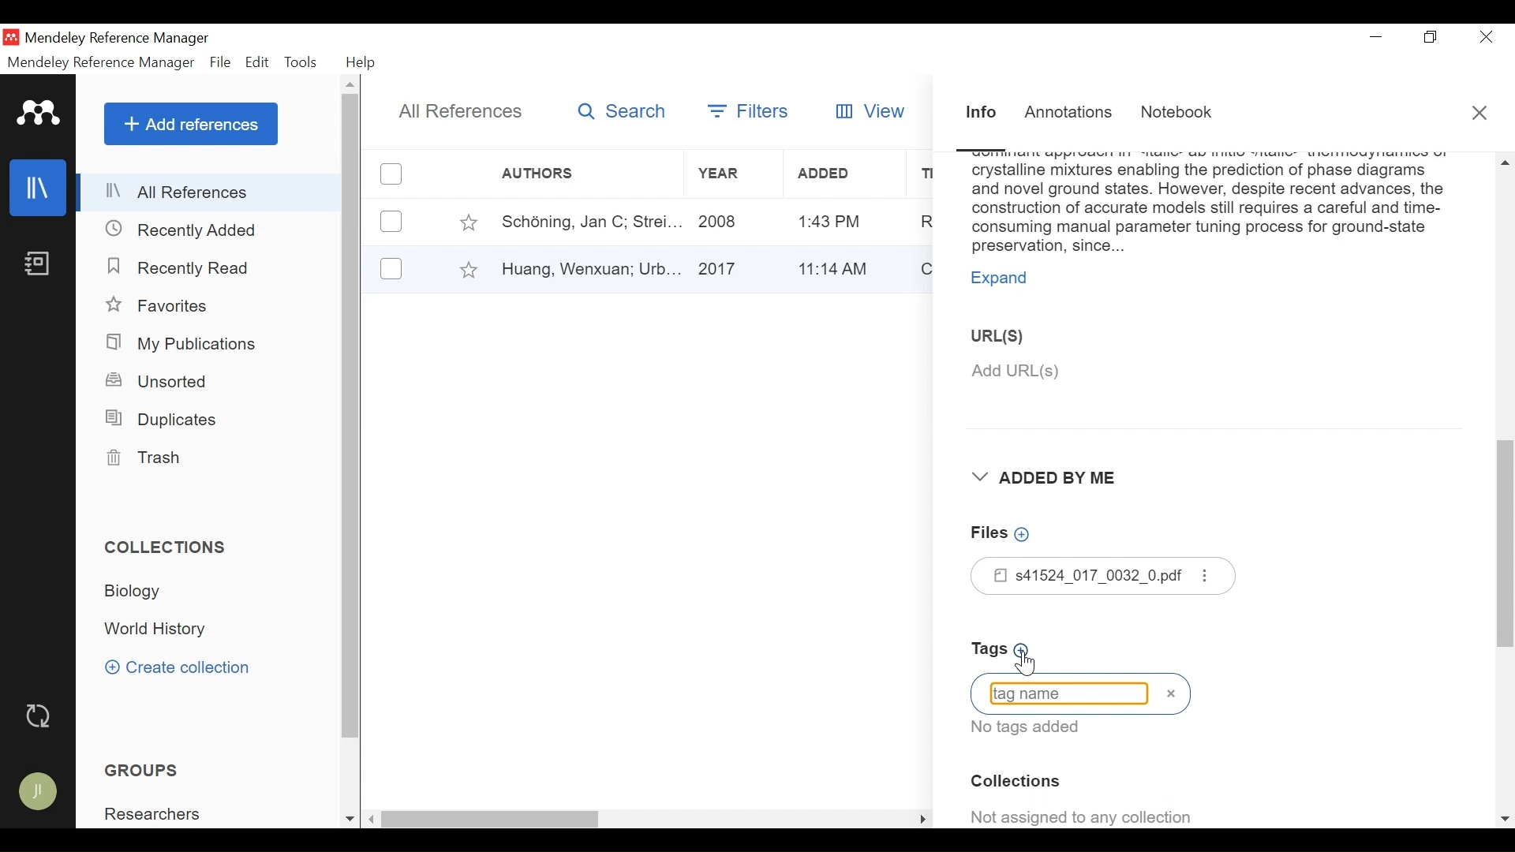  What do you see at coordinates (840, 174) in the screenshot?
I see `Added` at bounding box center [840, 174].